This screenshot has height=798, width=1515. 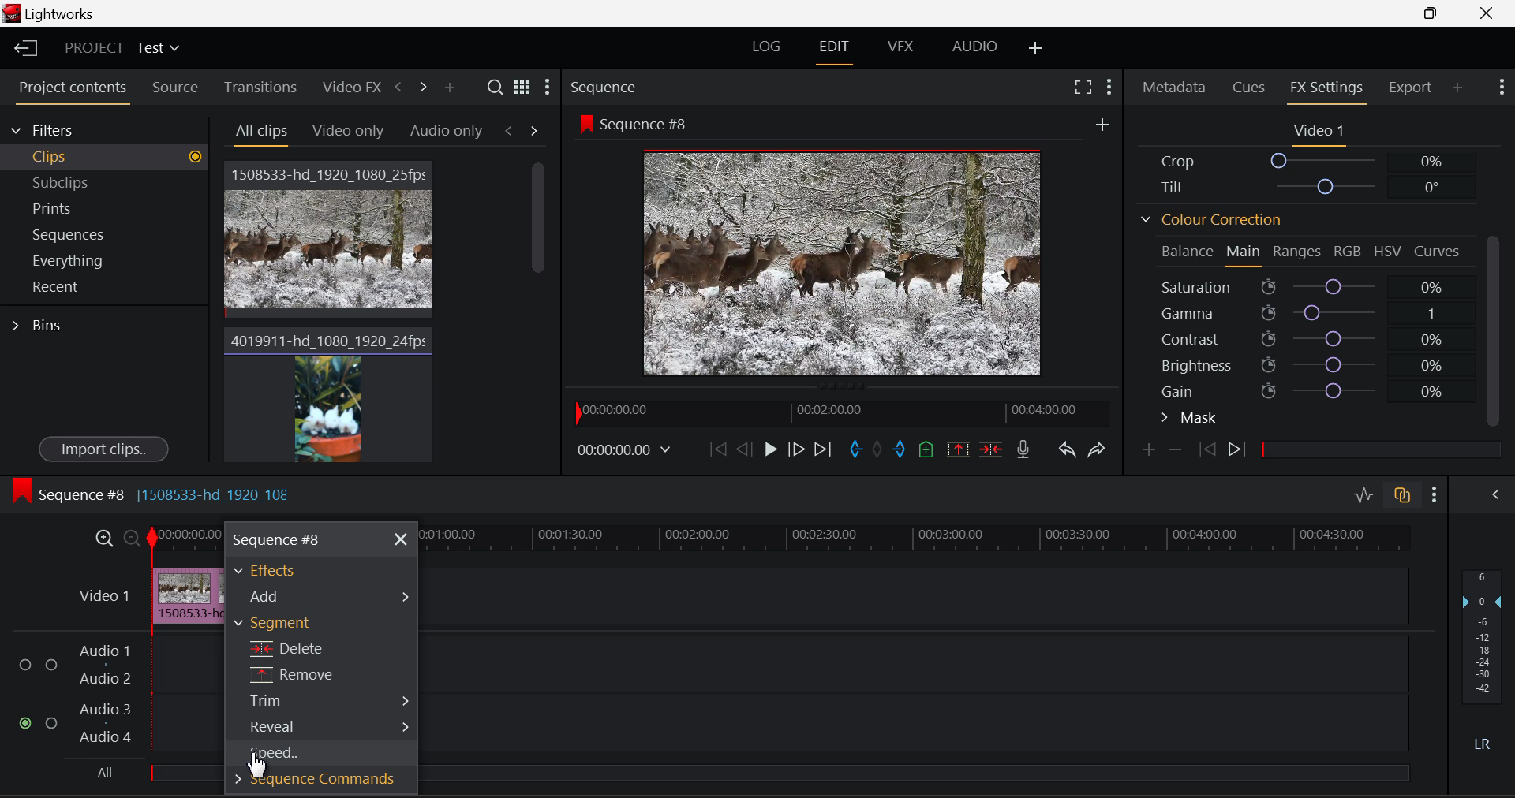 What do you see at coordinates (1083, 89) in the screenshot?
I see `Full Screen` at bounding box center [1083, 89].